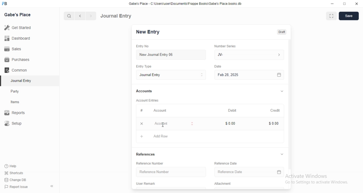 The width and height of the screenshot is (363, 193). What do you see at coordinates (282, 92) in the screenshot?
I see `collapse` at bounding box center [282, 92].